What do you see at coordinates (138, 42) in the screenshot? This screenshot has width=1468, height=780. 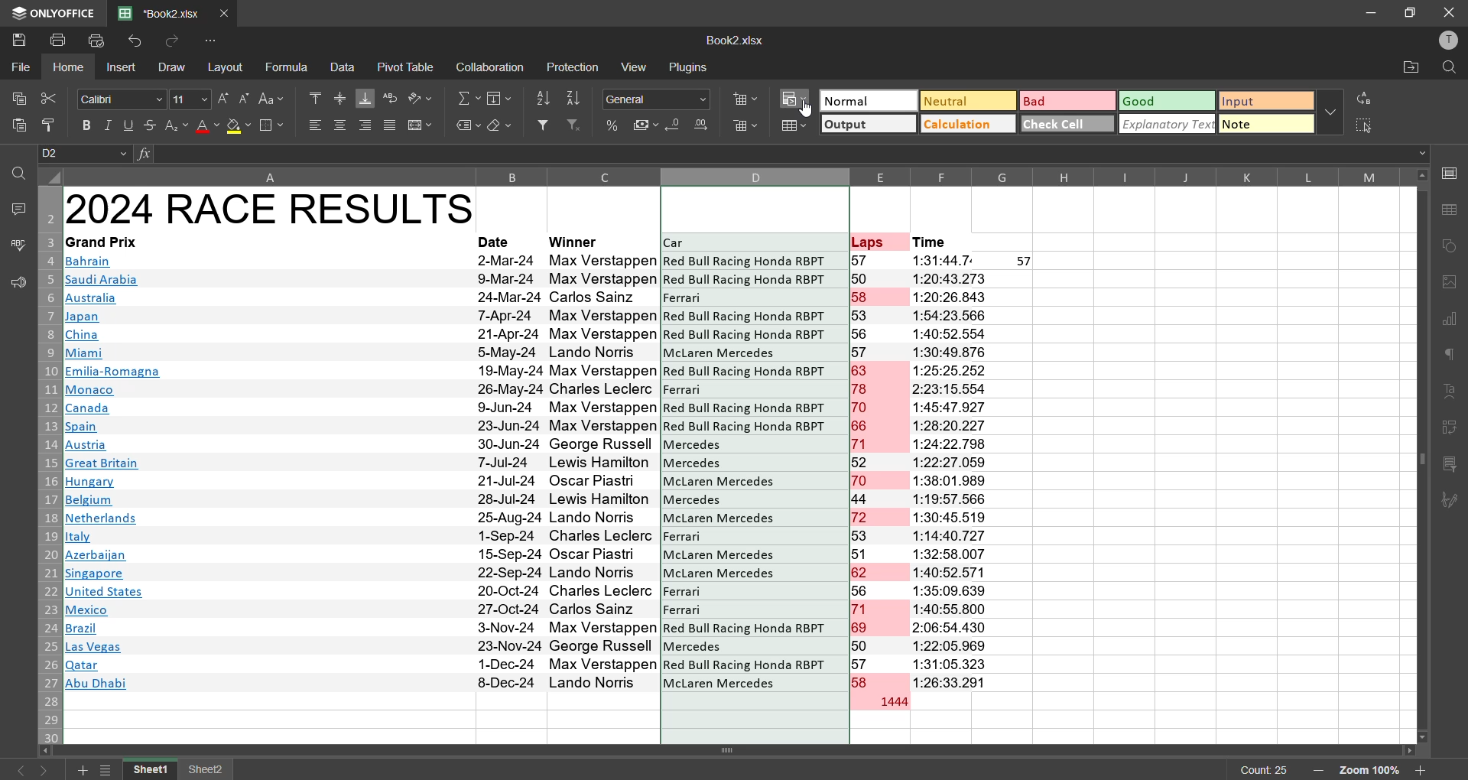 I see `undo` at bounding box center [138, 42].